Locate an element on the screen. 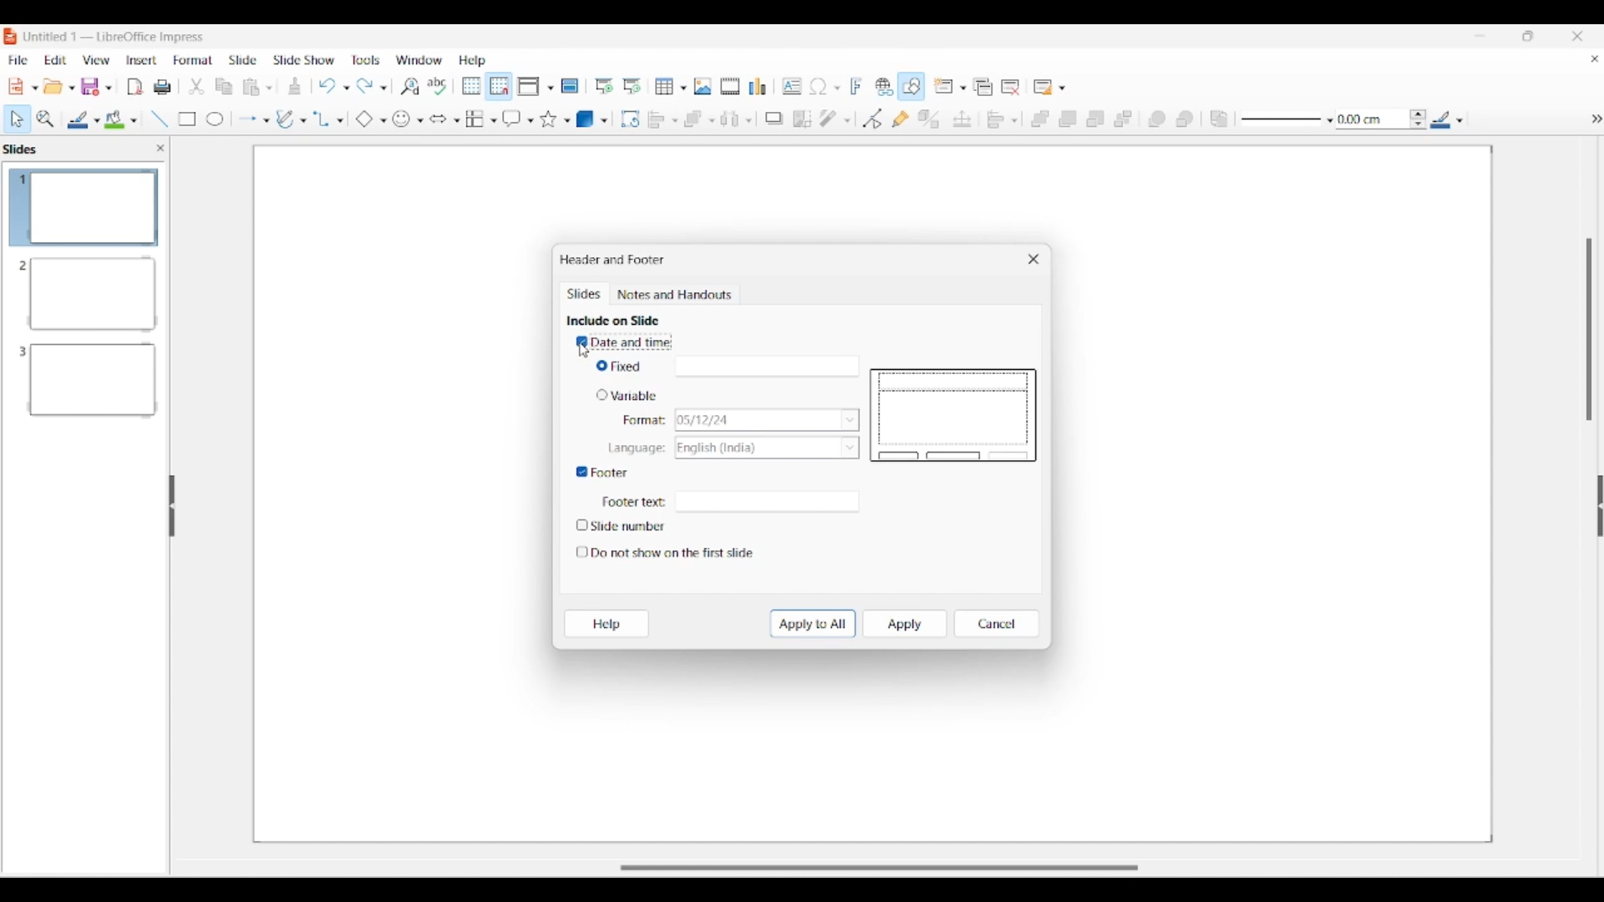 The height and width of the screenshot is (902, 1604). Insert hyperlink is located at coordinates (885, 86).